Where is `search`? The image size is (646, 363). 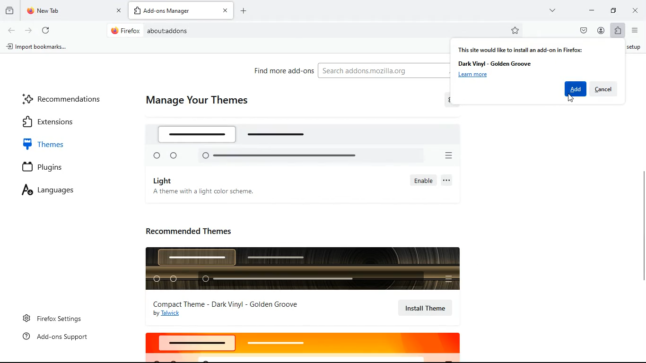
search is located at coordinates (382, 71).